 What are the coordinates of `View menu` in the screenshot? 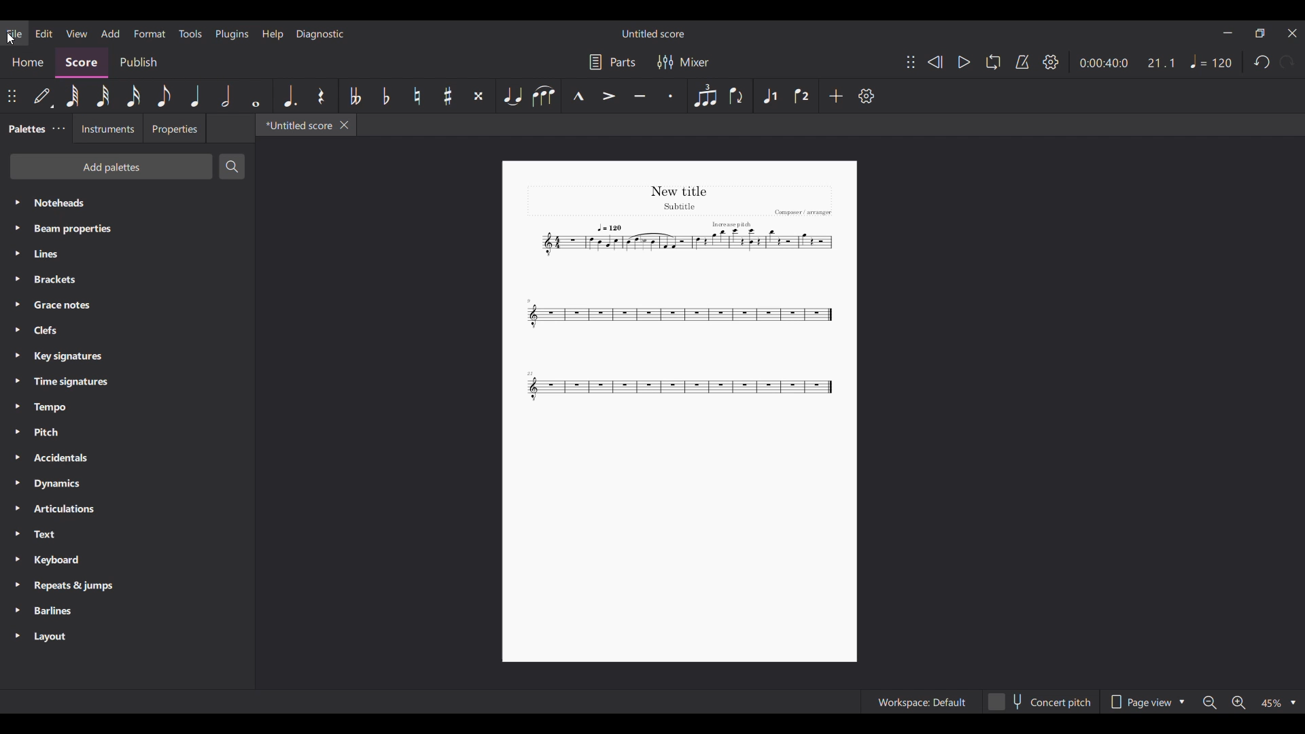 It's located at (77, 33).